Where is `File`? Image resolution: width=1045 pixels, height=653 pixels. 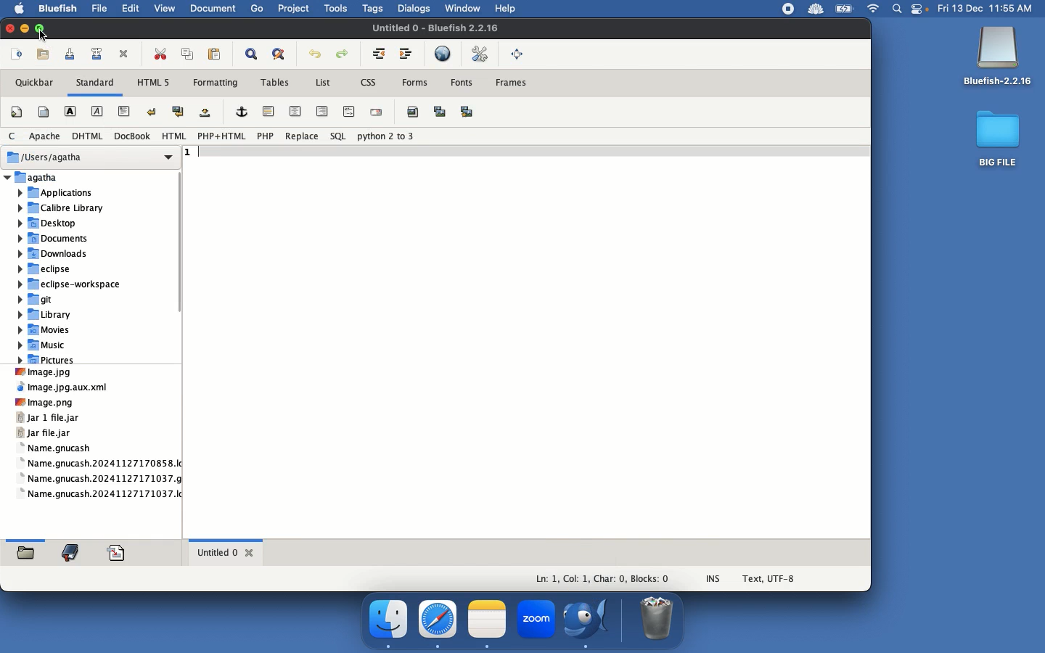 File is located at coordinates (97, 9).